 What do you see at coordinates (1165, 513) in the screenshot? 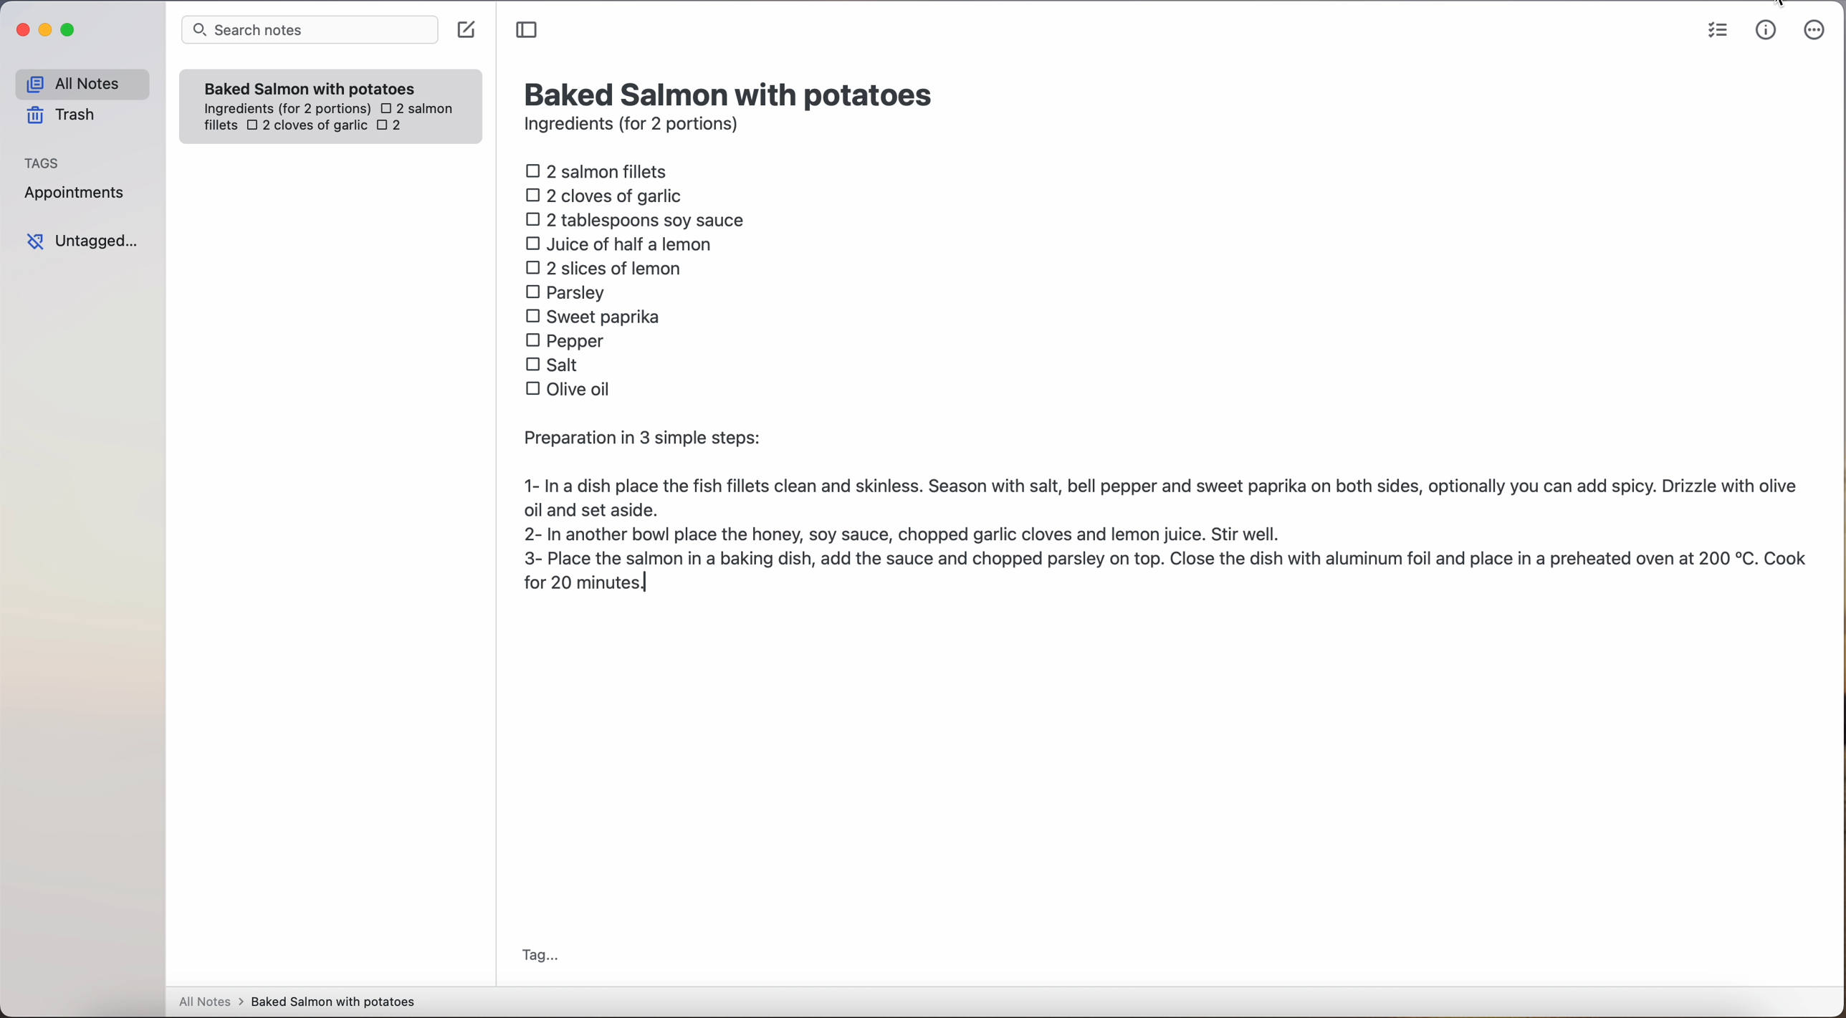
I see `preparation in 3 simple steps` at bounding box center [1165, 513].